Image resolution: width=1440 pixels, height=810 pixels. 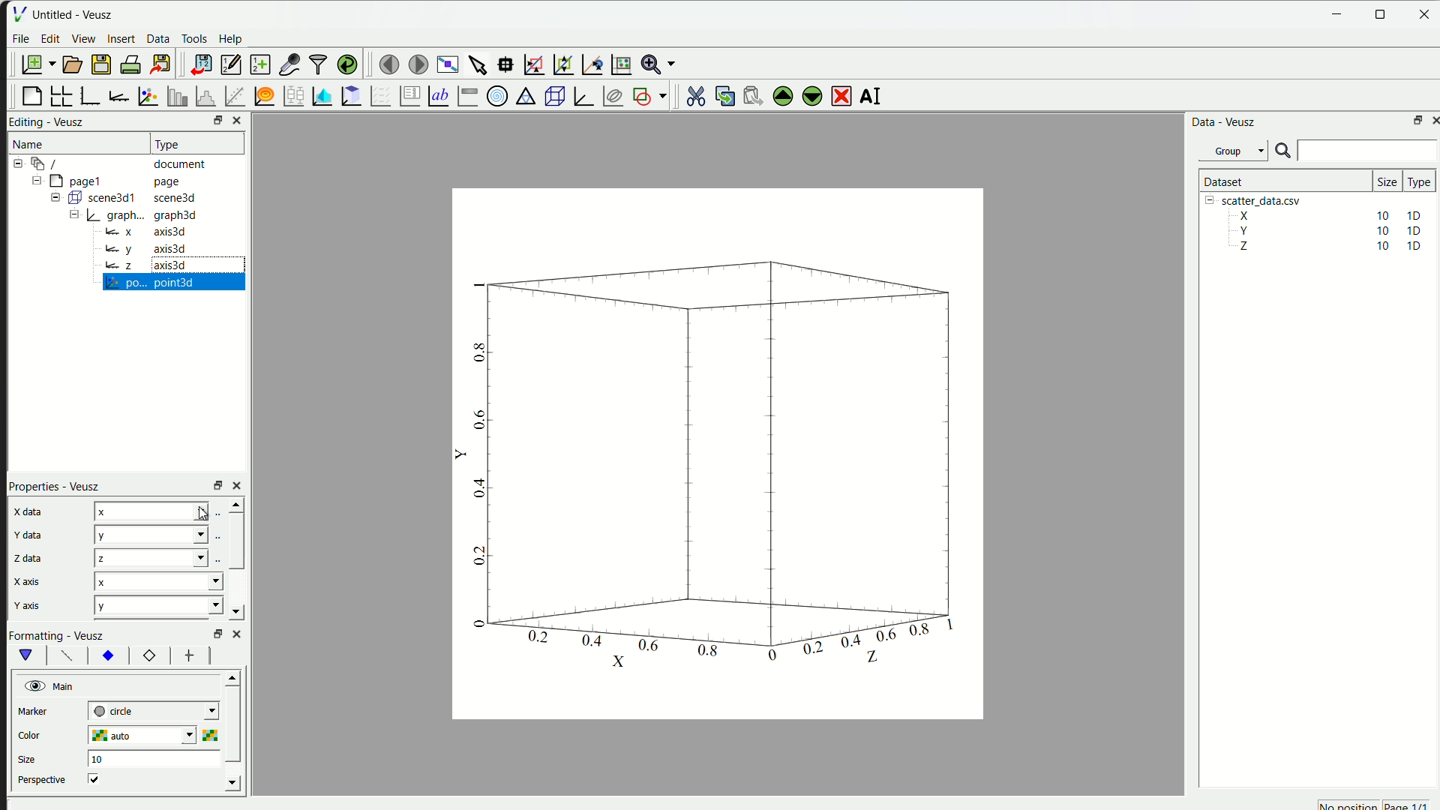 I want to click on | [= scatter_data.csv, so click(x=1258, y=199).